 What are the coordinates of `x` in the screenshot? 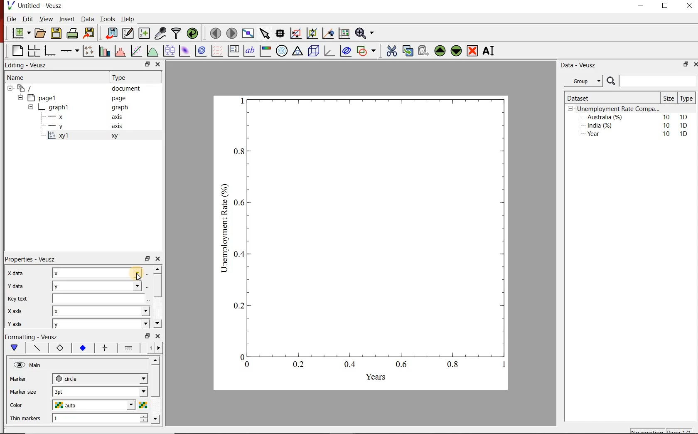 It's located at (100, 311).